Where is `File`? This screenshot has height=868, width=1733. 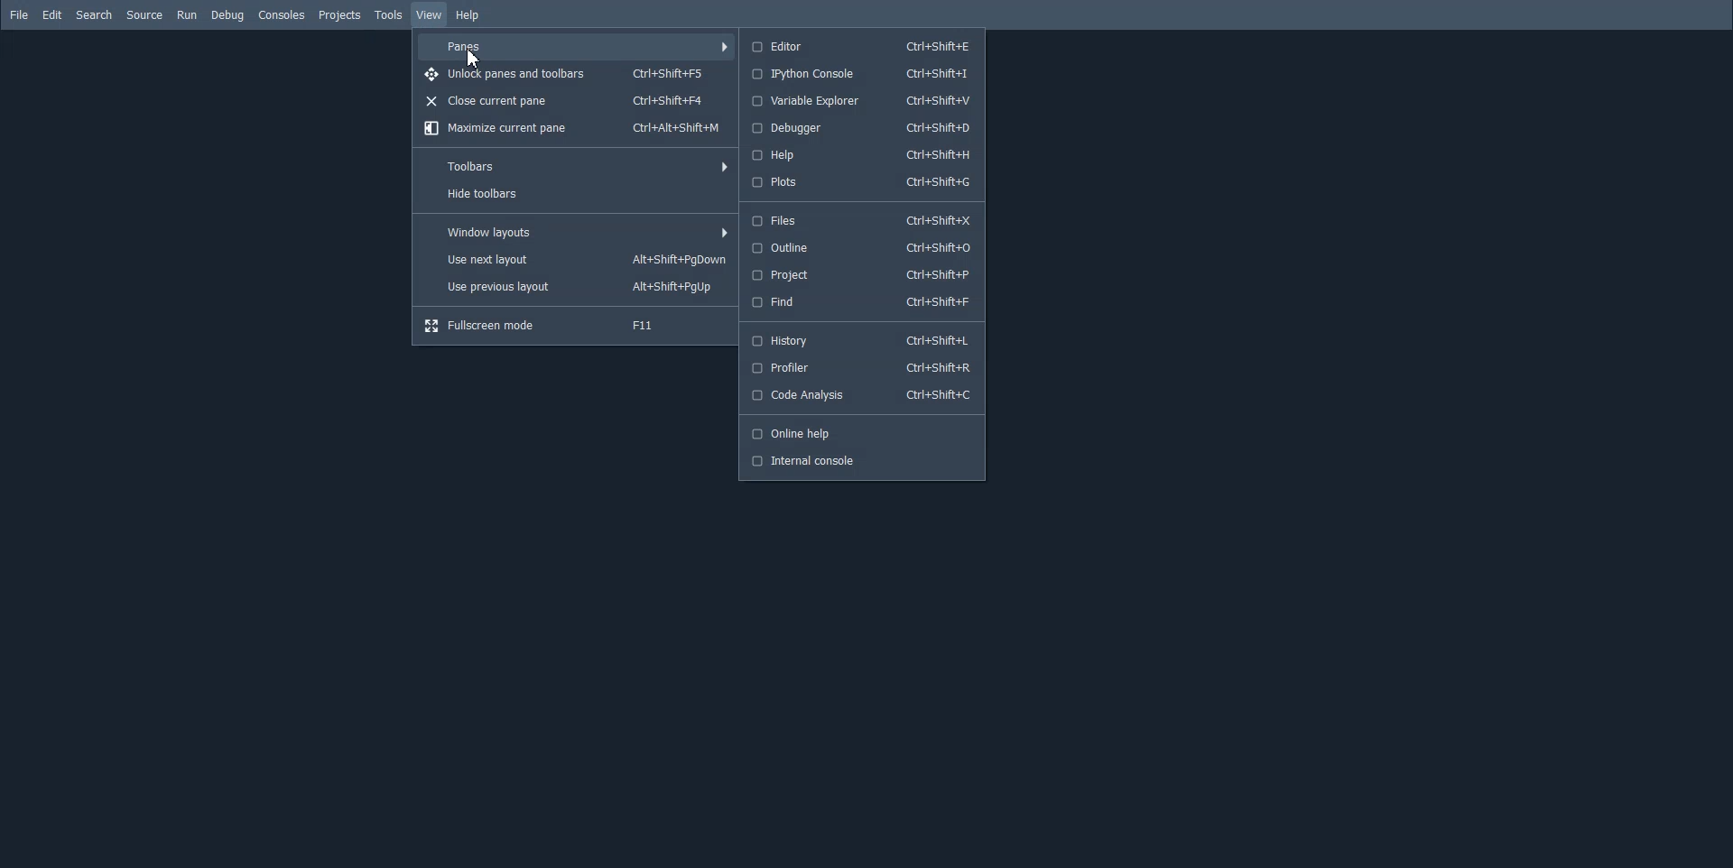 File is located at coordinates (18, 14).